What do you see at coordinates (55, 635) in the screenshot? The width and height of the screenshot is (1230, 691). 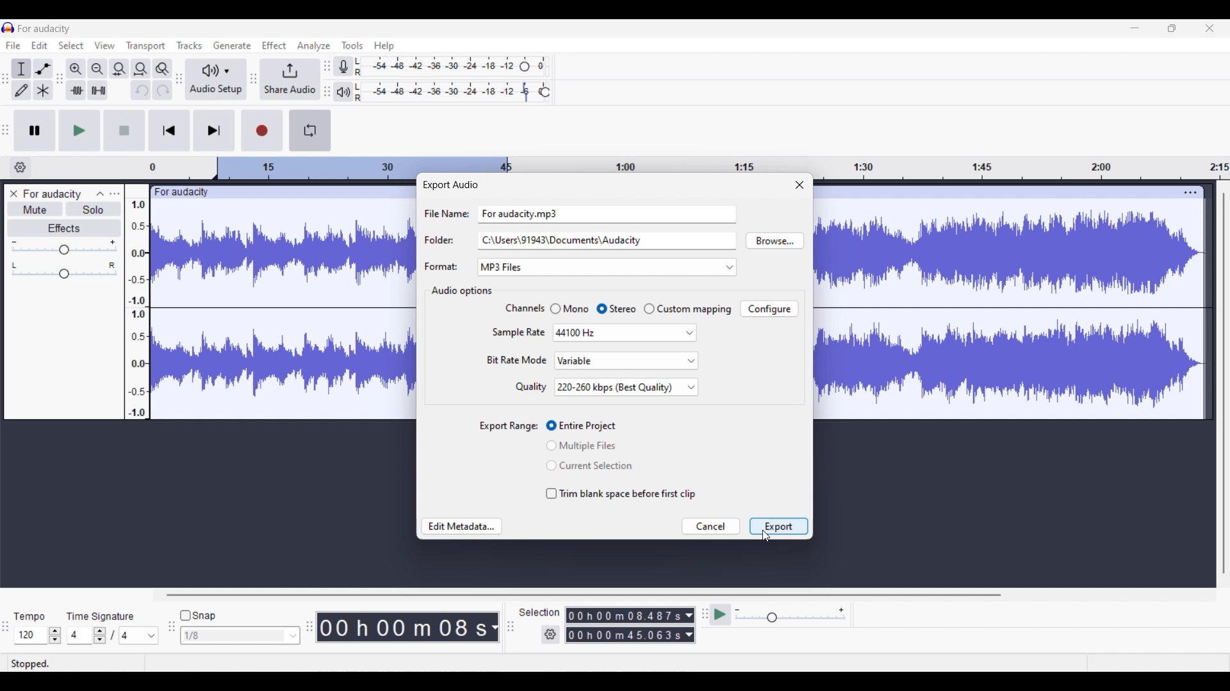 I see `Increase/Decrease tempo` at bounding box center [55, 635].